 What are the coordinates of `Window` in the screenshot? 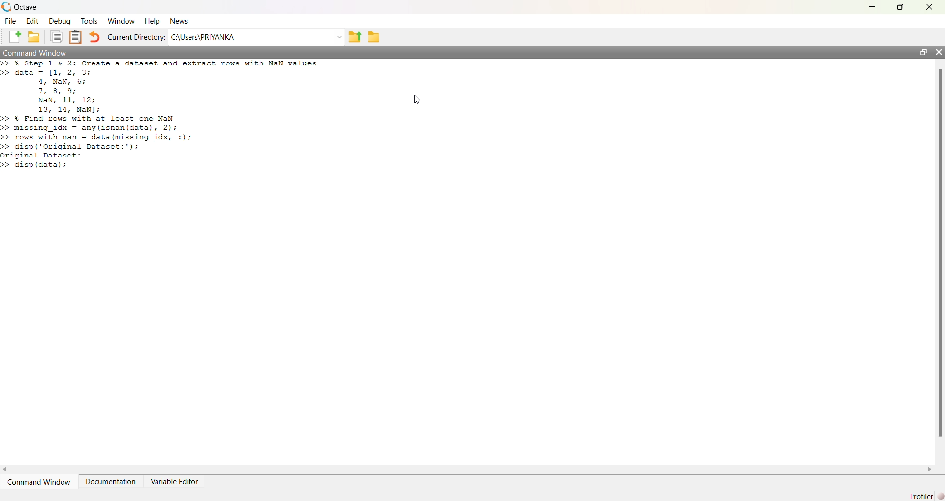 It's located at (122, 21).